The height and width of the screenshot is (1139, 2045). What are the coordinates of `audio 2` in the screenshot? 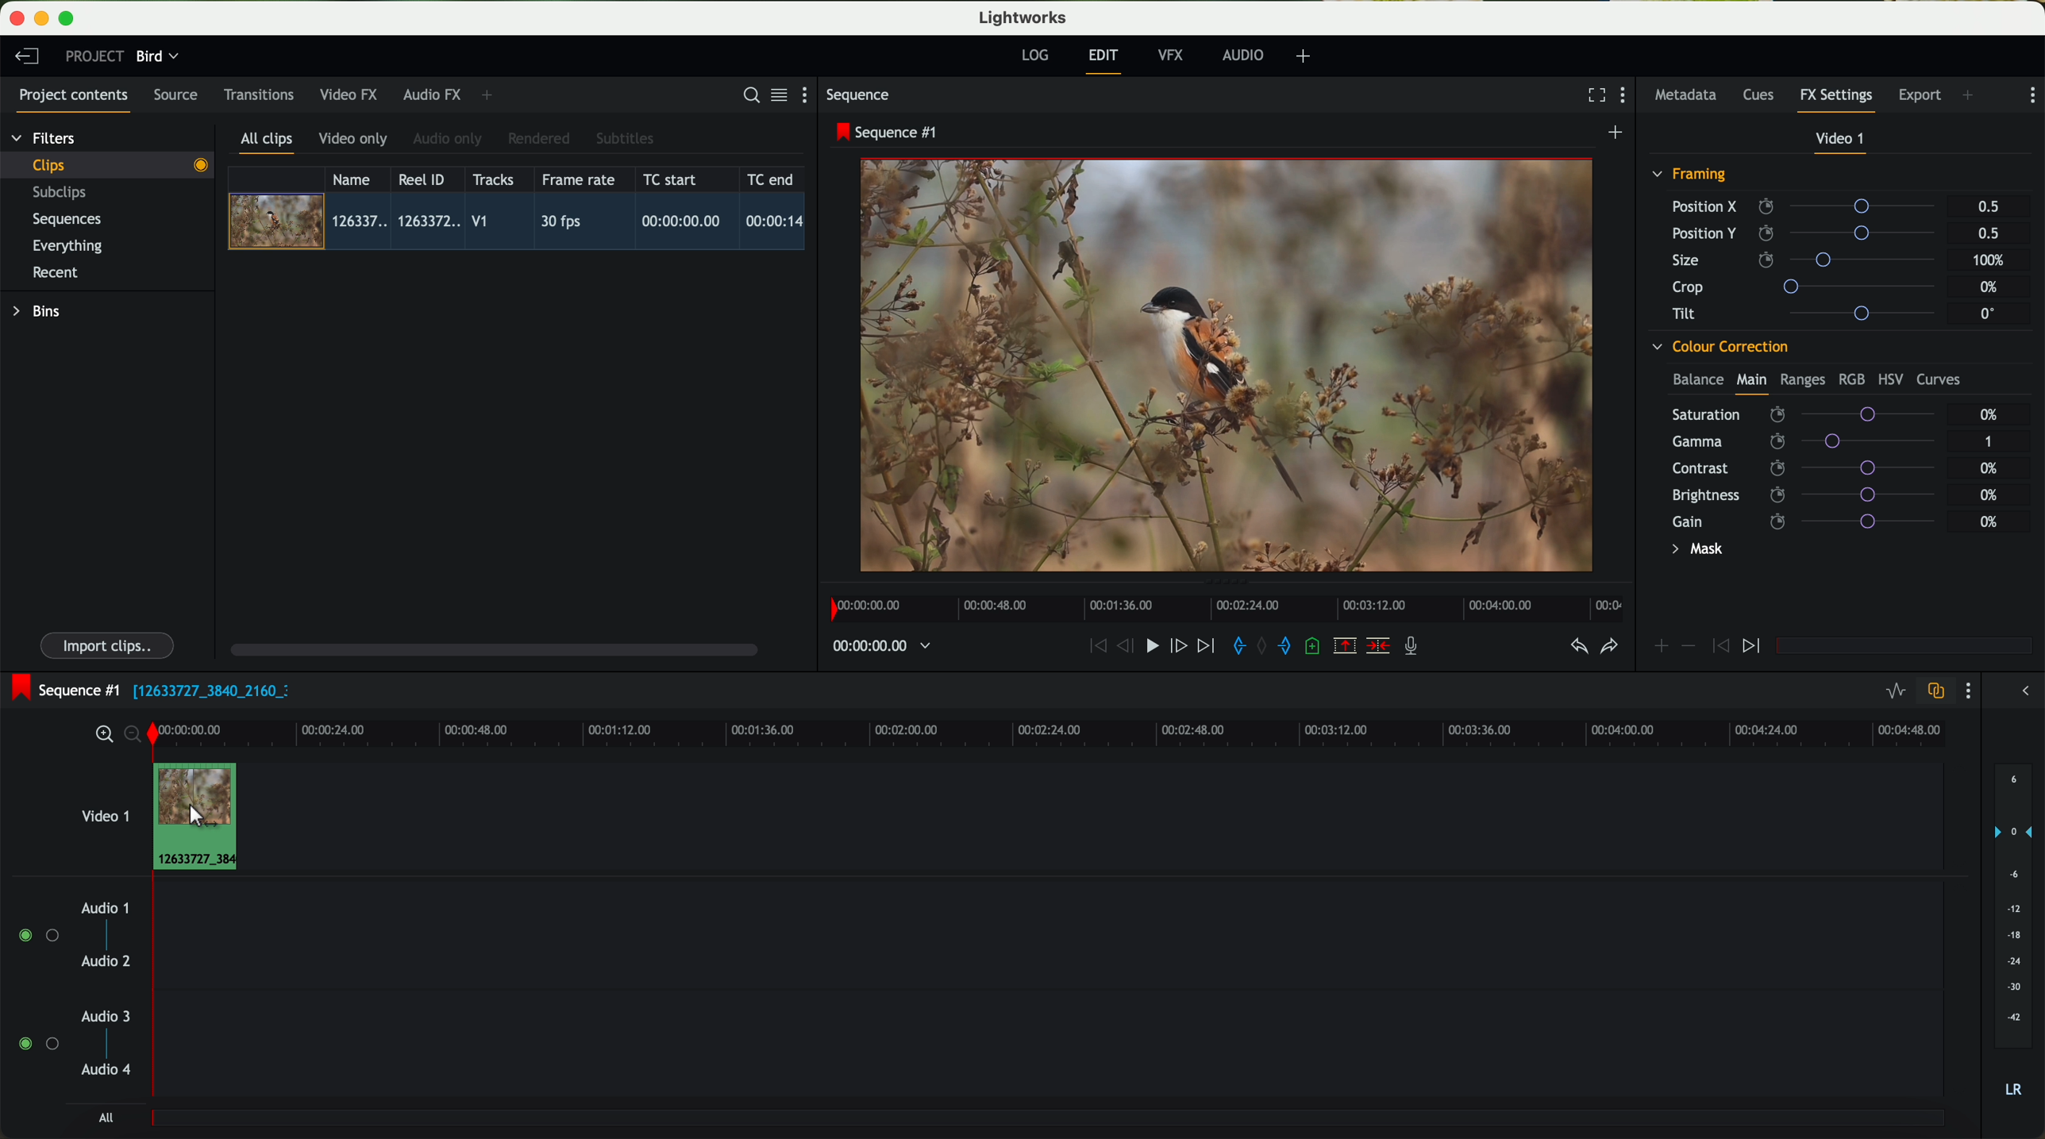 It's located at (107, 962).